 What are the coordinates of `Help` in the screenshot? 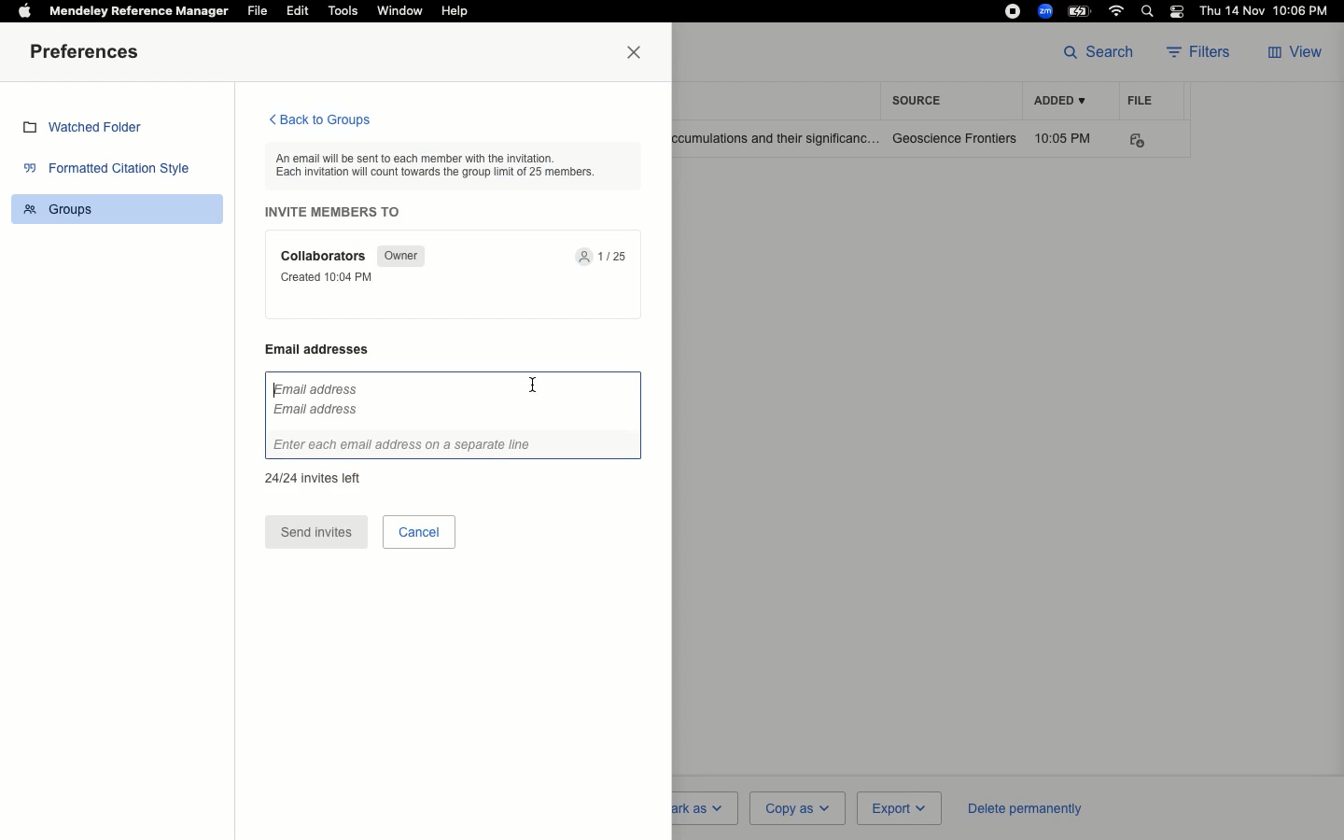 It's located at (454, 12).